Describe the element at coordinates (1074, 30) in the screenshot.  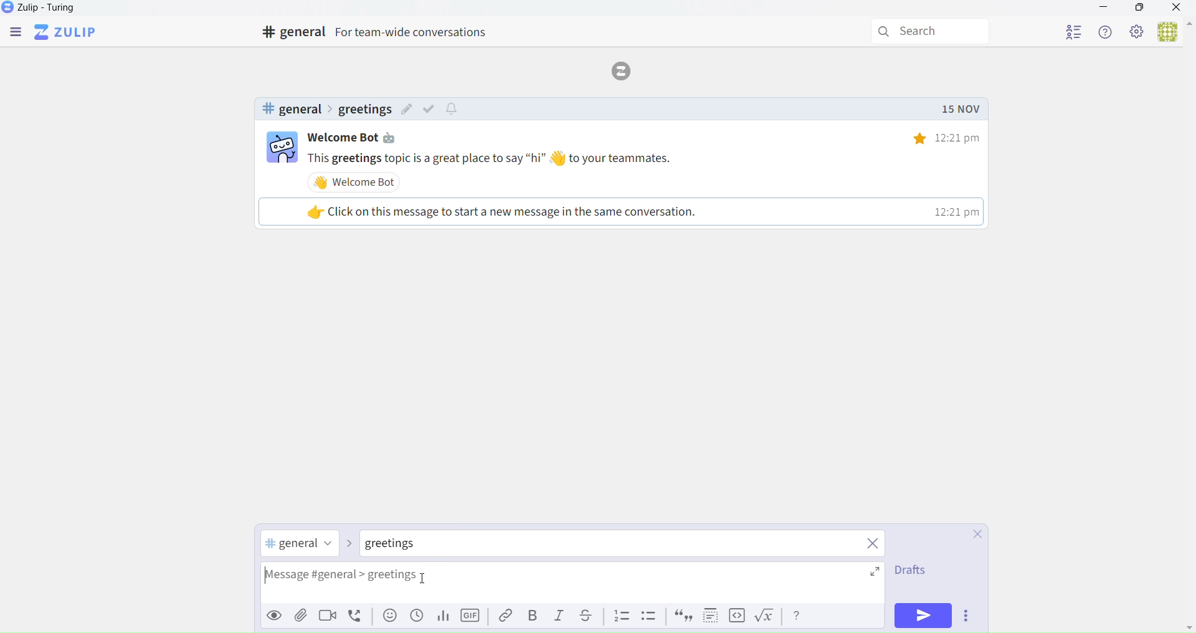
I see `profile` at that location.